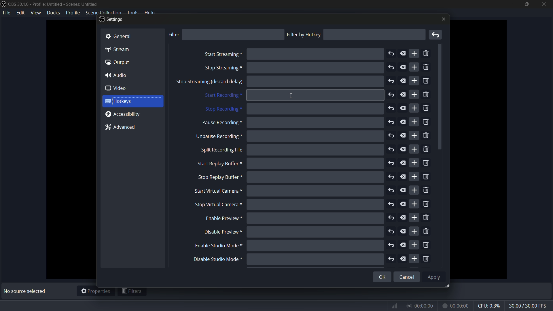 Image resolution: width=553 pixels, height=311 pixels. Describe the element at coordinates (413, 108) in the screenshot. I see `add more` at that location.